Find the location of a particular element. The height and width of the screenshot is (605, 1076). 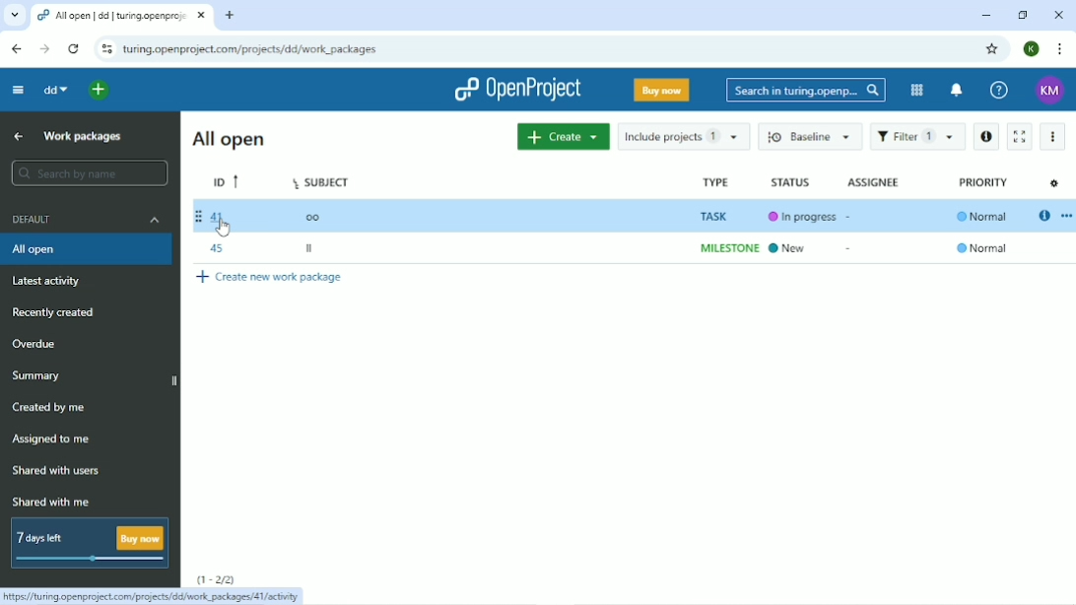

Select a project is located at coordinates (85, 92).